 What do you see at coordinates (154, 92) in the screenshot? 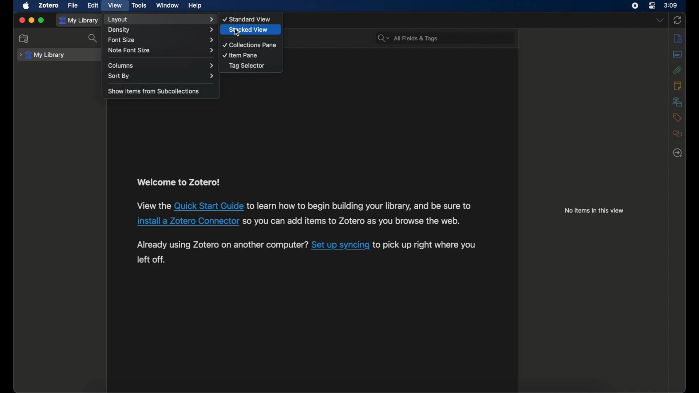
I see `show items from sub collections` at bounding box center [154, 92].